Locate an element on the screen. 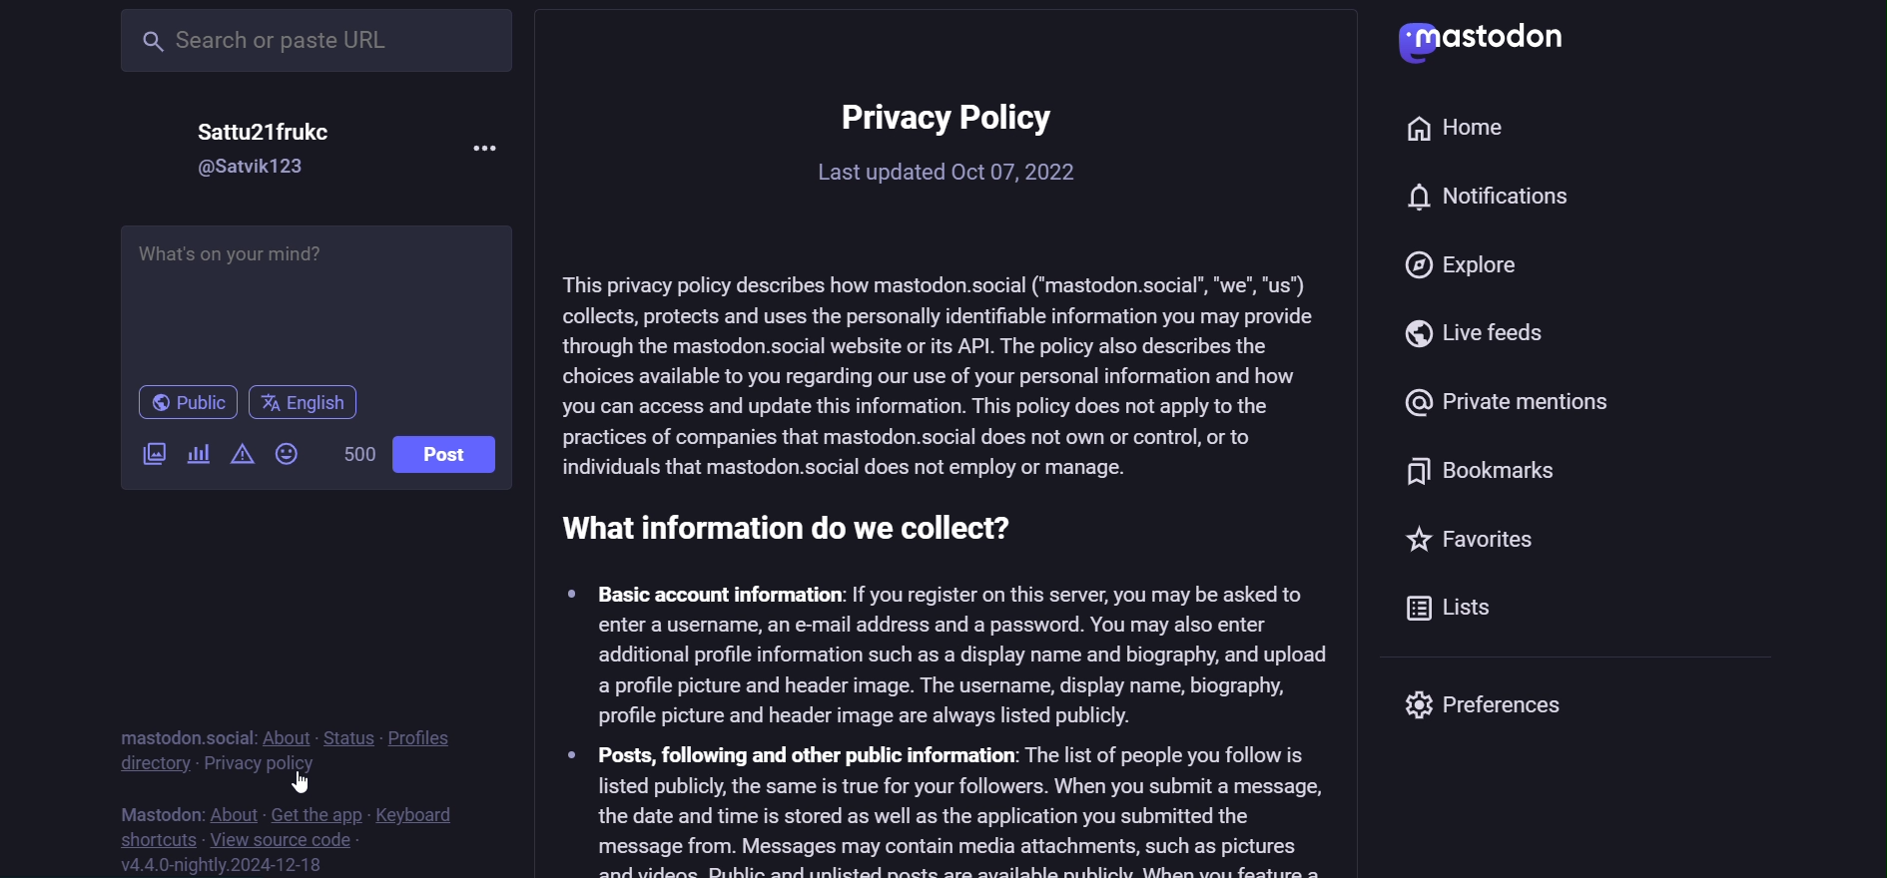  cursor is located at coordinates (306, 781).